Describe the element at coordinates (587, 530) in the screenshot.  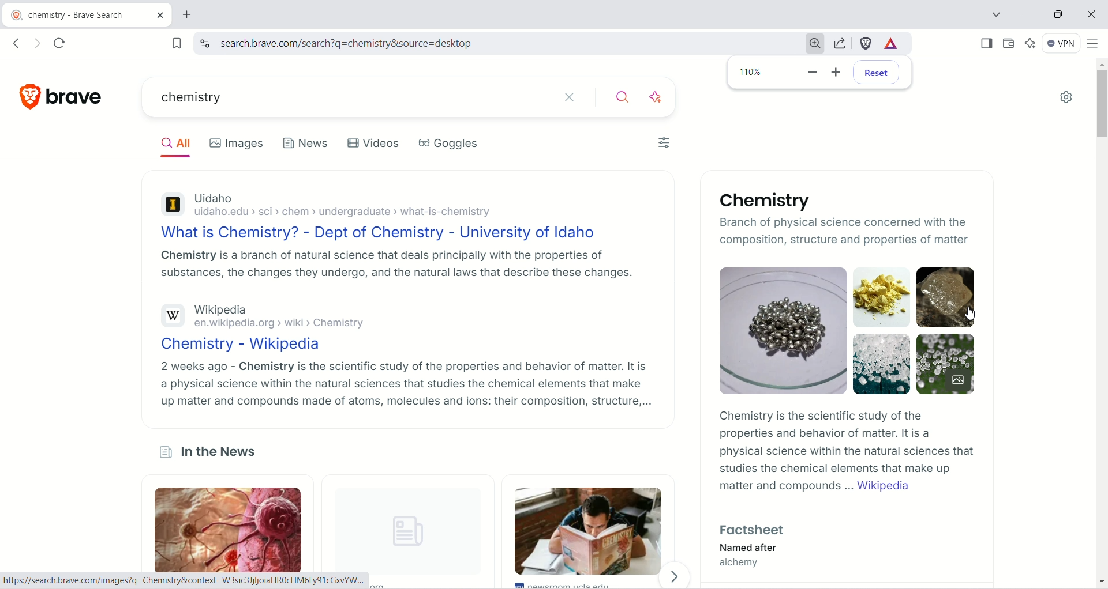
I see `person reading a book image` at that location.